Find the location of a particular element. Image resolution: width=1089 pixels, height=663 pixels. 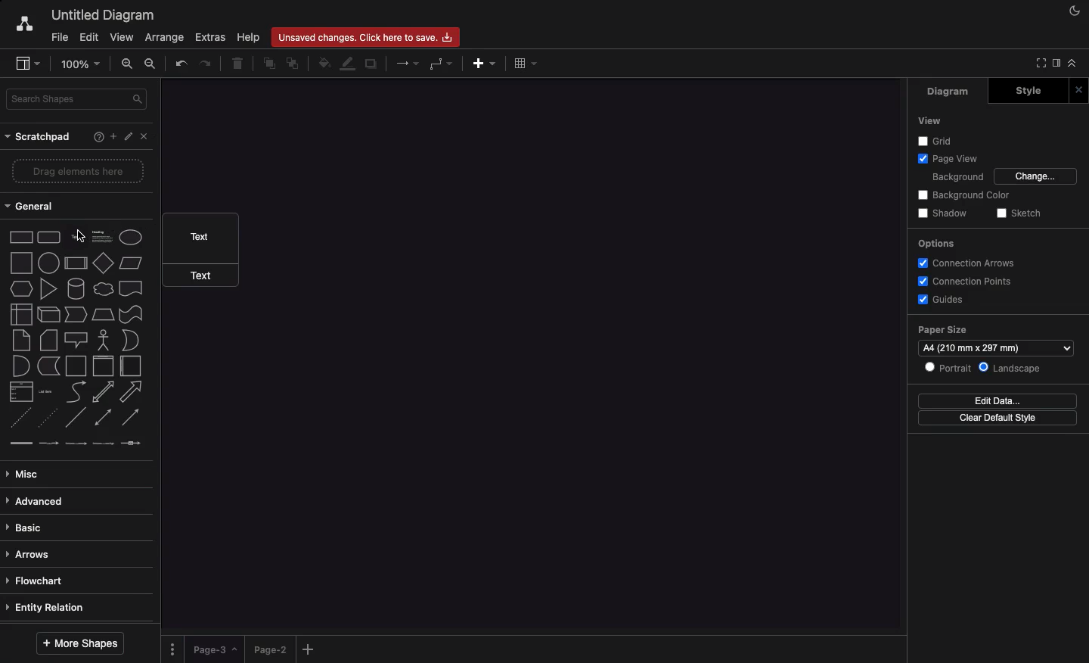

text is located at coordinates (66, 225).